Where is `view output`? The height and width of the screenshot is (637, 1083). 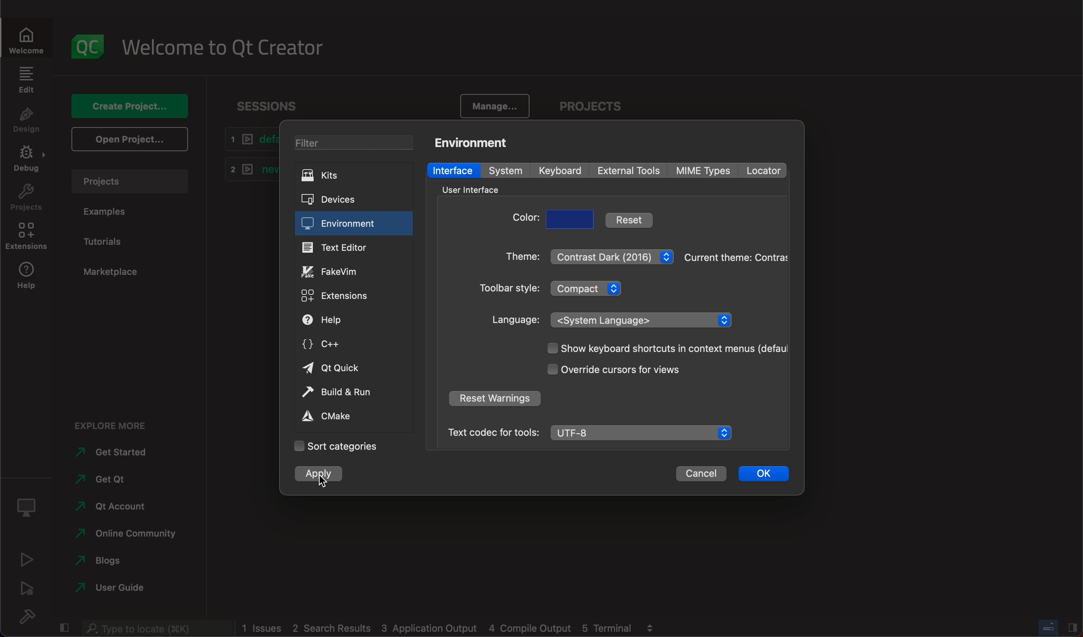
view output is located at coordinates (652, 625).